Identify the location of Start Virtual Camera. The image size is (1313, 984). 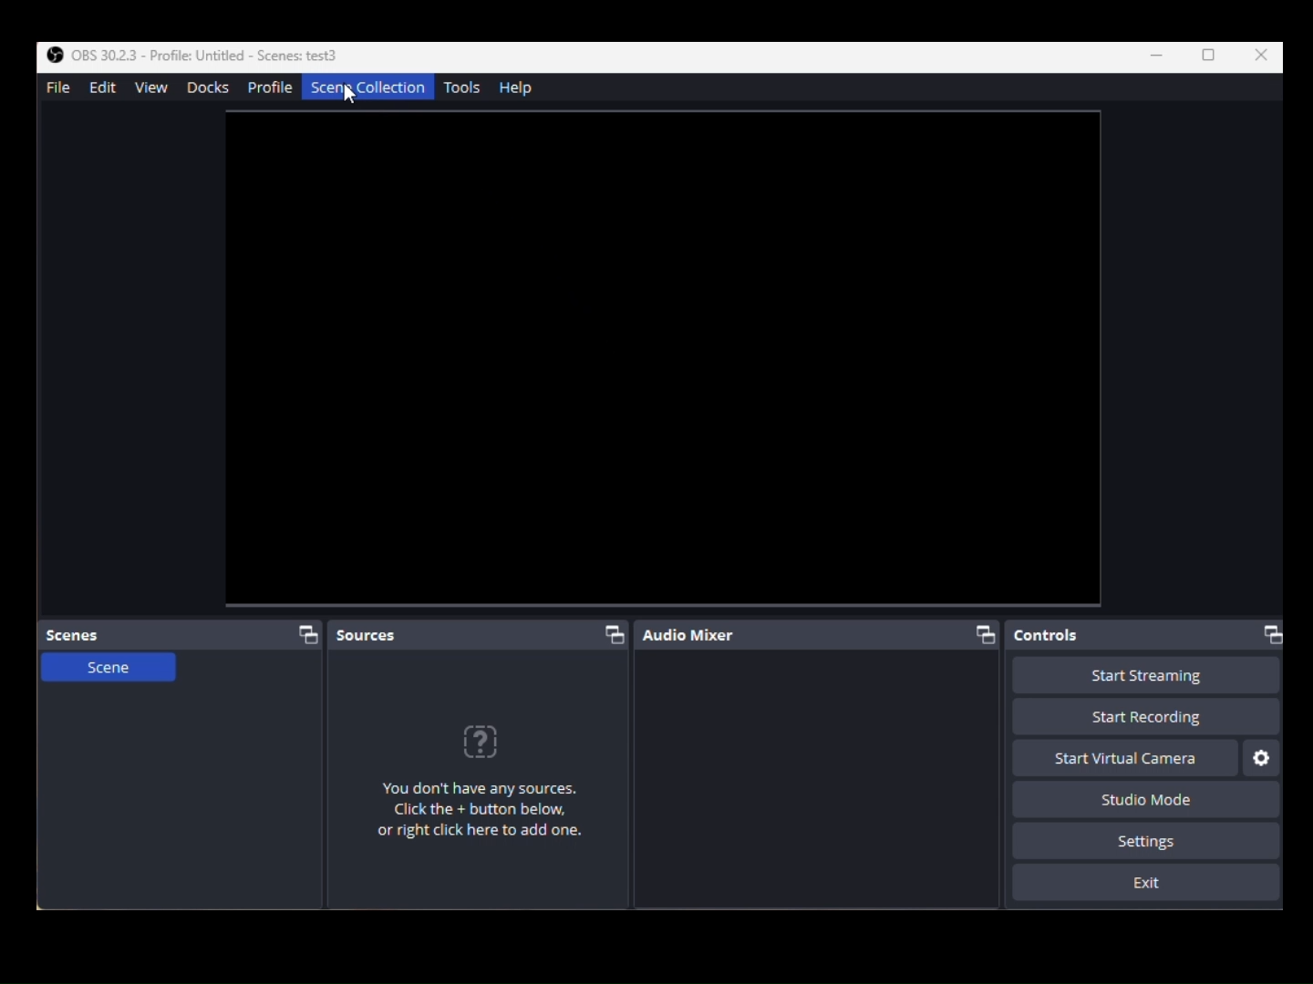
(1125, 758).